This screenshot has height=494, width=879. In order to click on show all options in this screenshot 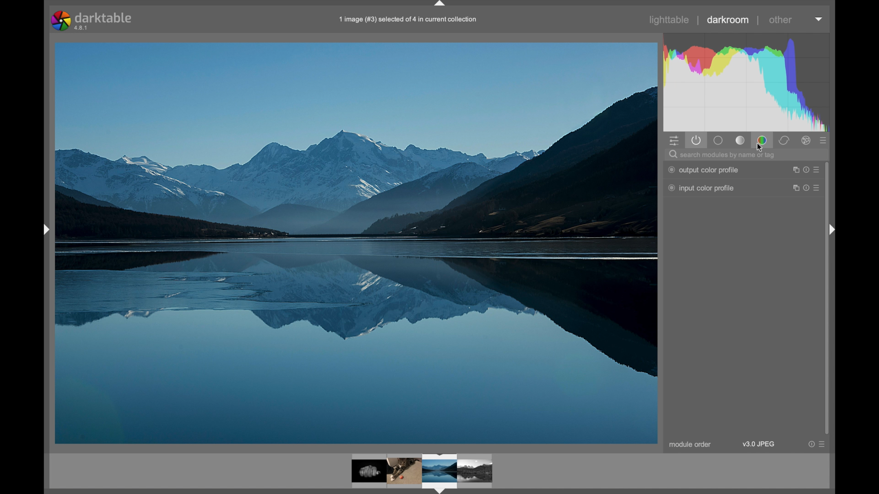, I will do `click(824, 140)`.